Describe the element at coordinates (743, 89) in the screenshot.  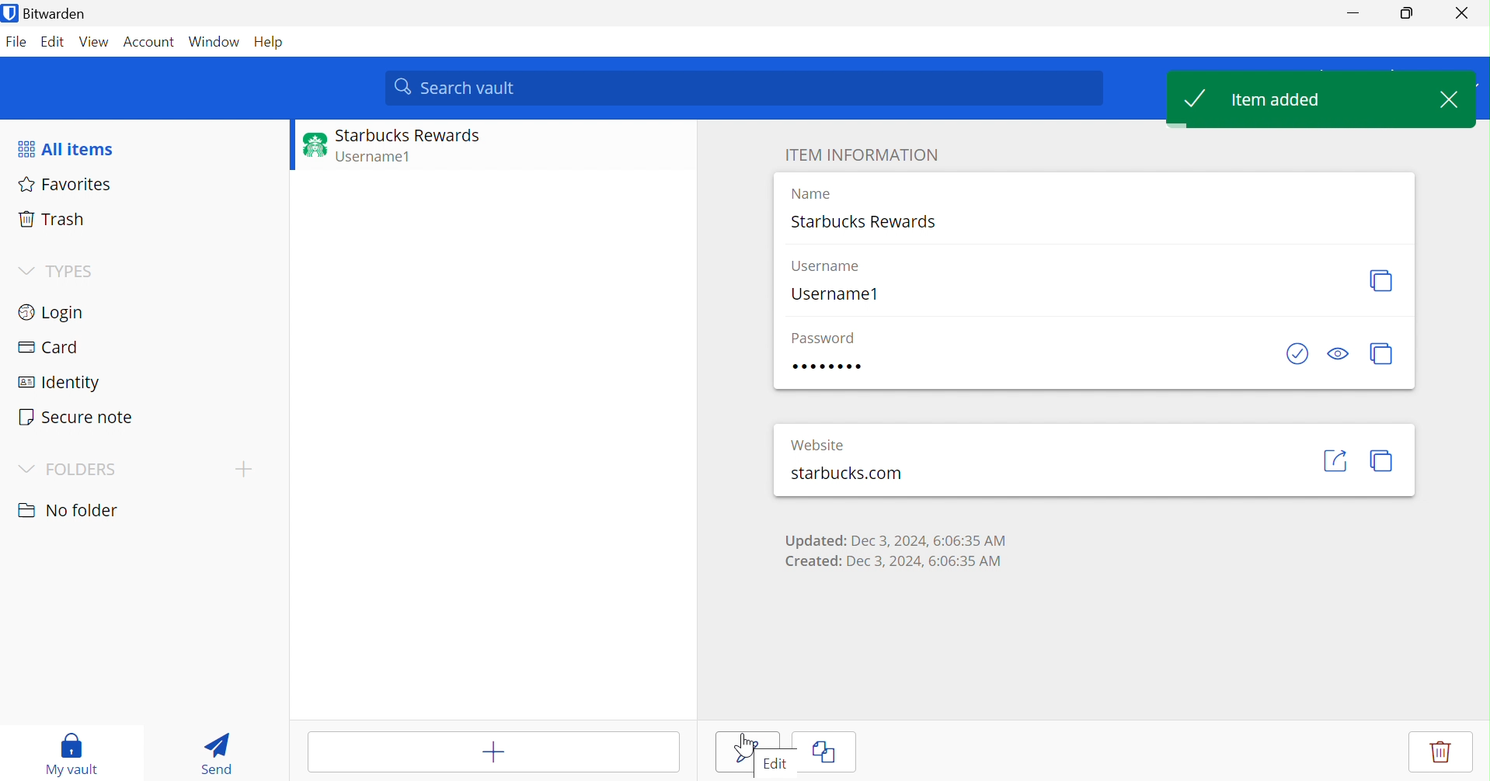
I see `Search vault` at that location.